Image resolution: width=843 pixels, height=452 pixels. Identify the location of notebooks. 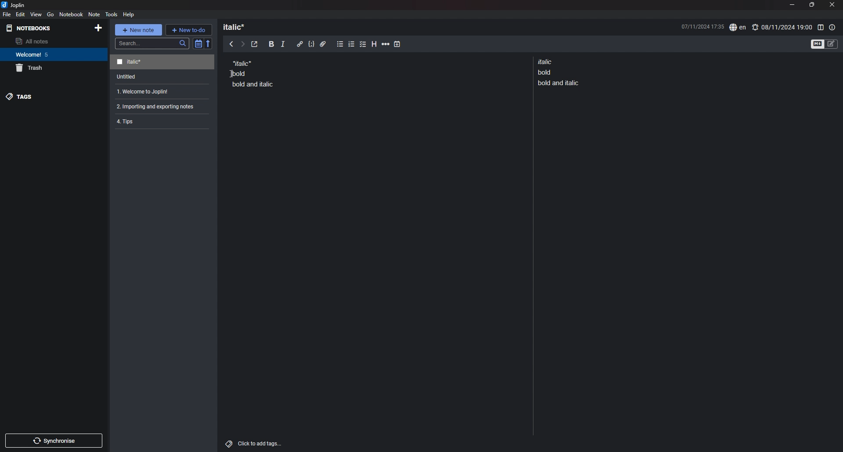
(31, 28).